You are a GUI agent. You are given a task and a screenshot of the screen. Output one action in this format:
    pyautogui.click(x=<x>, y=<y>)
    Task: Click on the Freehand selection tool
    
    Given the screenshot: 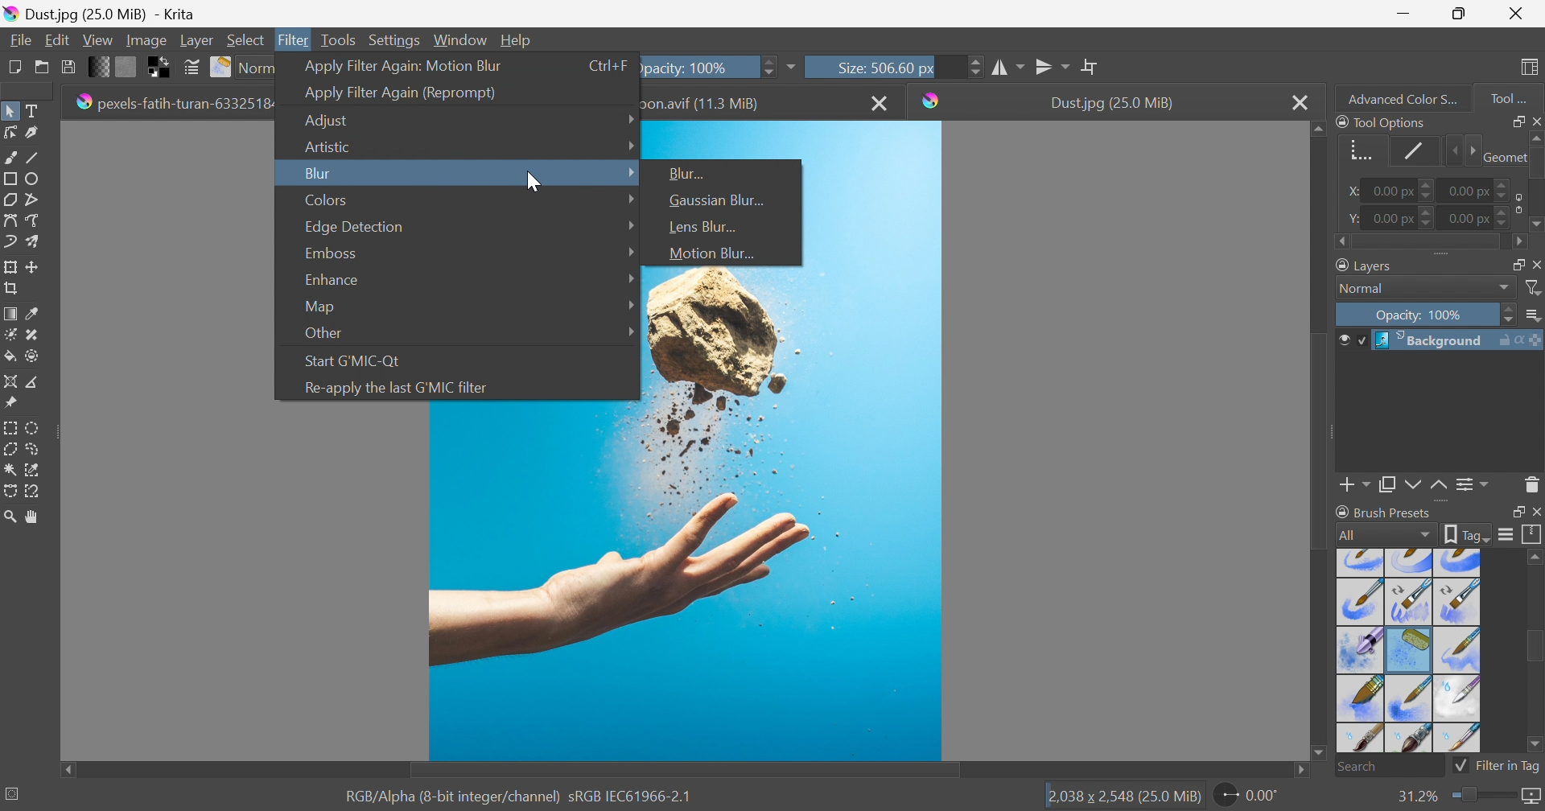 What is the action you would take?
    pyautogui.click(x=34, y=449)
    